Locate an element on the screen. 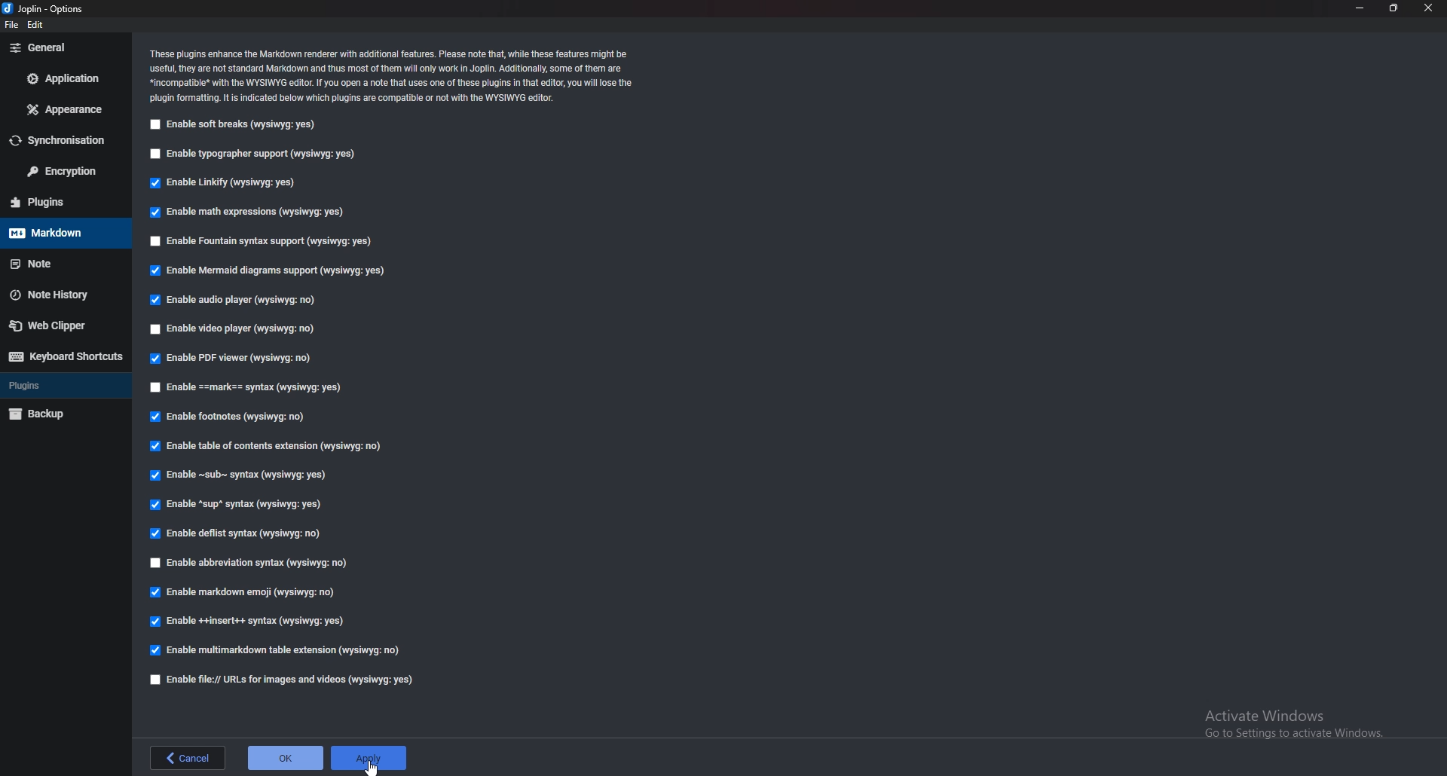 The width and height of the screenshot is (1447, 776). Plugins is located at coordinates (57, 203).